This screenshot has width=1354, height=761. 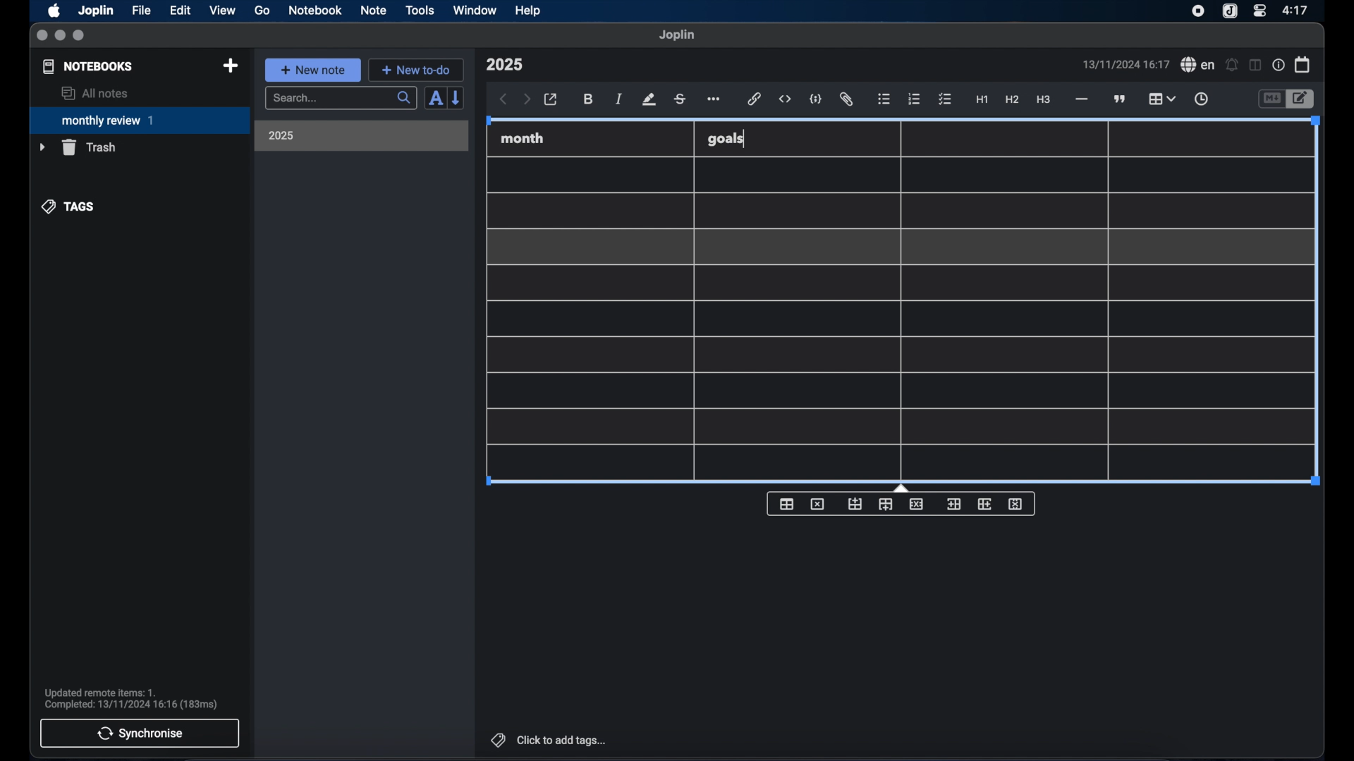 I want to click on note, so click(x=374, y=10).